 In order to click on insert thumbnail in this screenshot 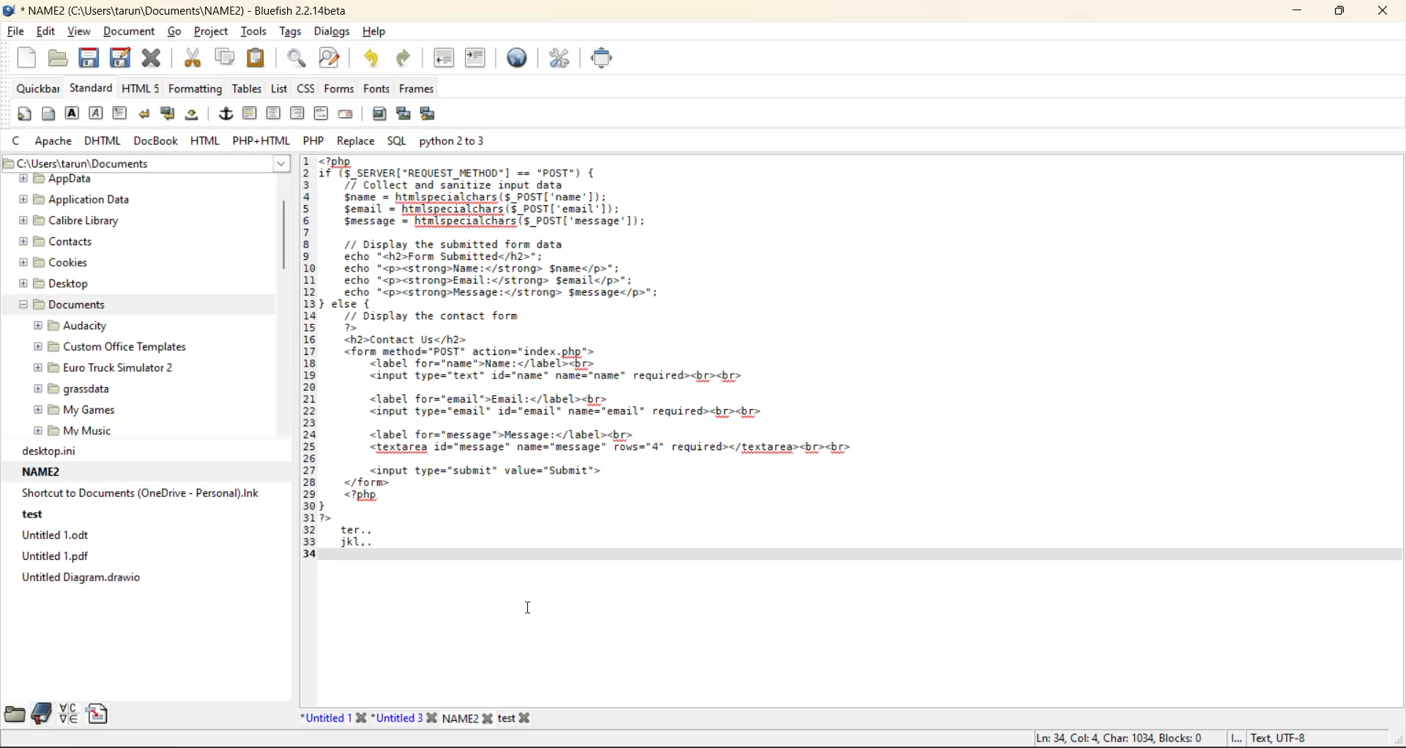, I will do `click(402, 111)`.